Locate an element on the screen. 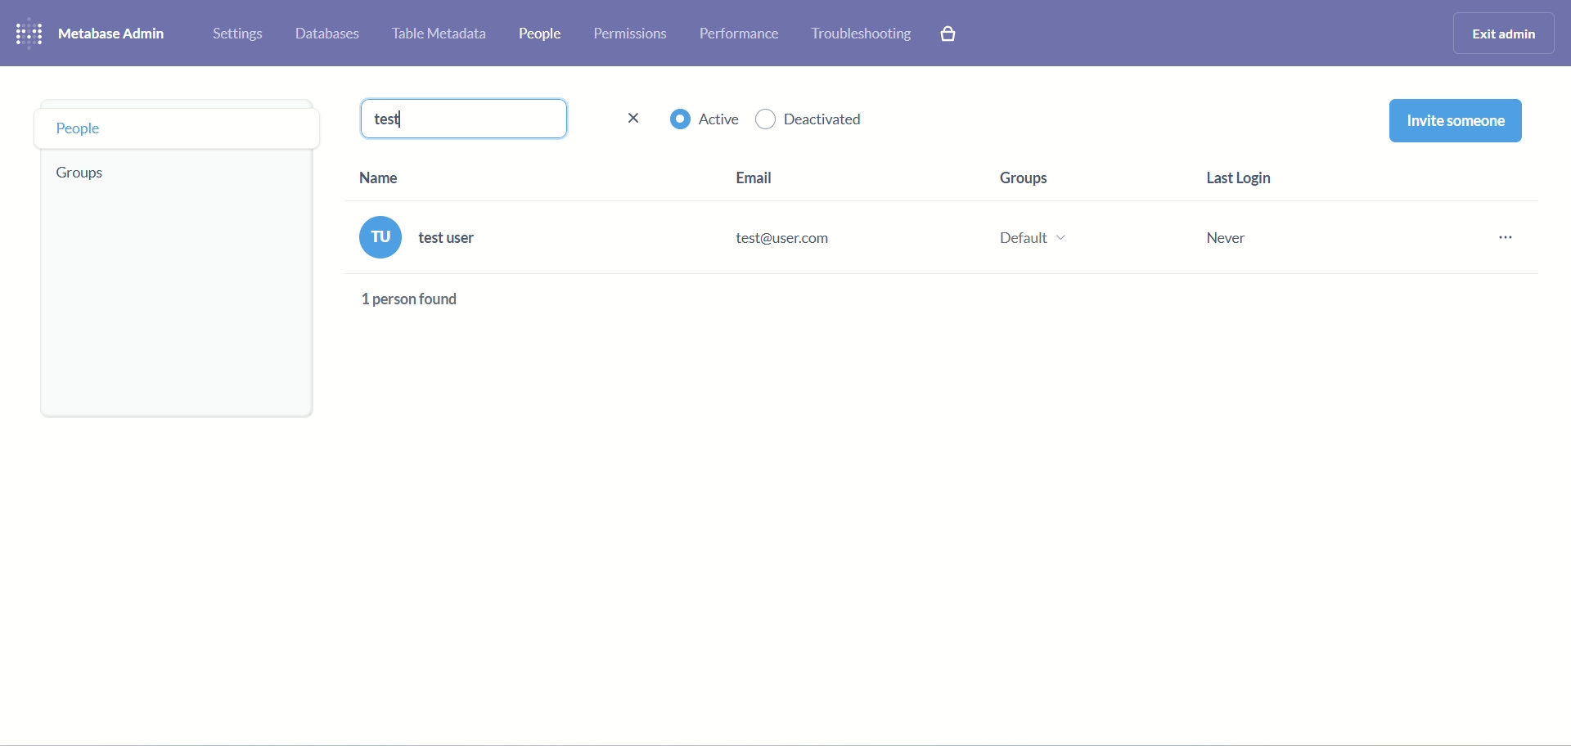  Groups is located at coordinates (1024, 178).